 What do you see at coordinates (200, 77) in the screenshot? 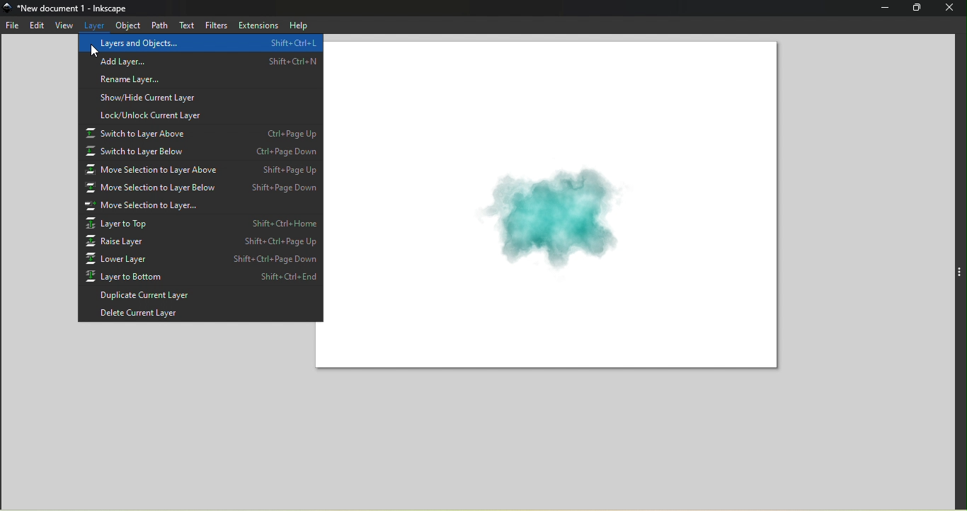
I see `Rename layer` at bounding box center [200, 77].